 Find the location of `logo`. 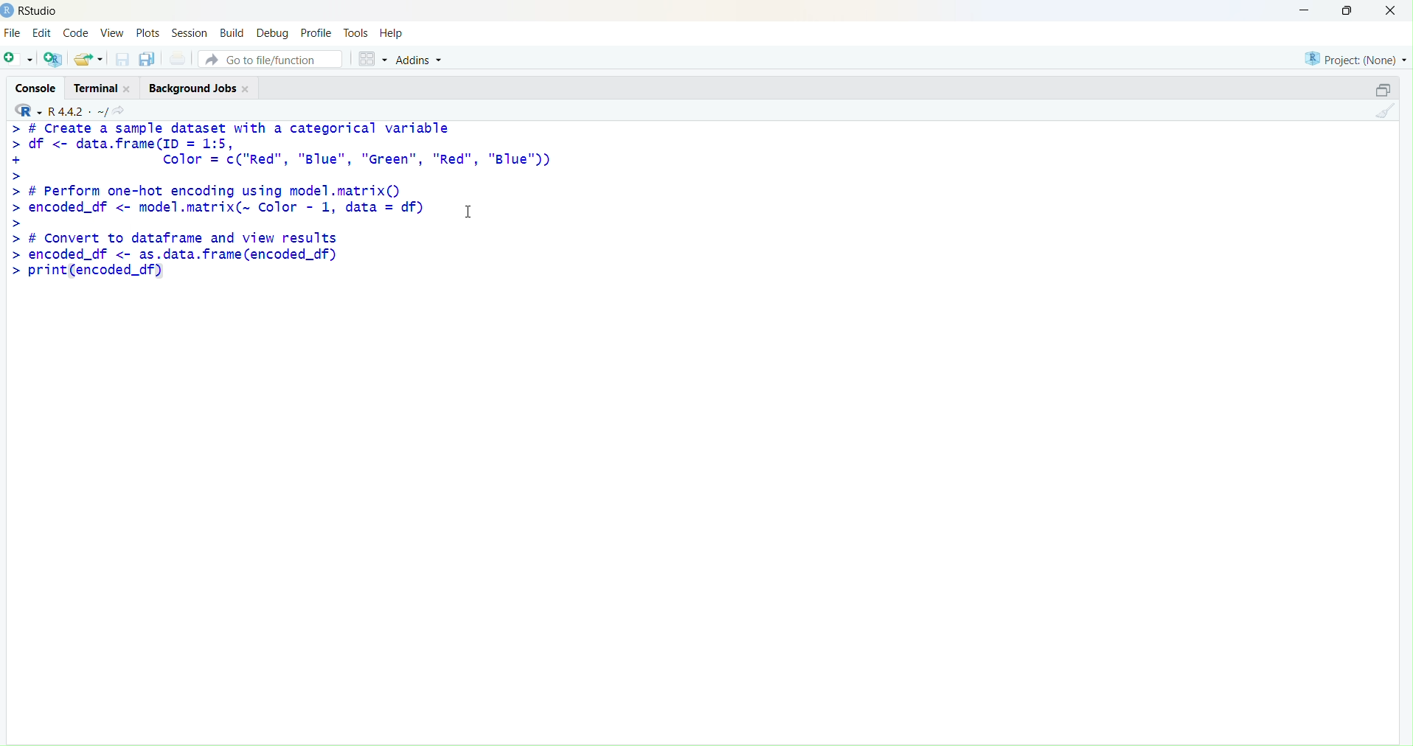

logo is located at coordinates (8, 12).